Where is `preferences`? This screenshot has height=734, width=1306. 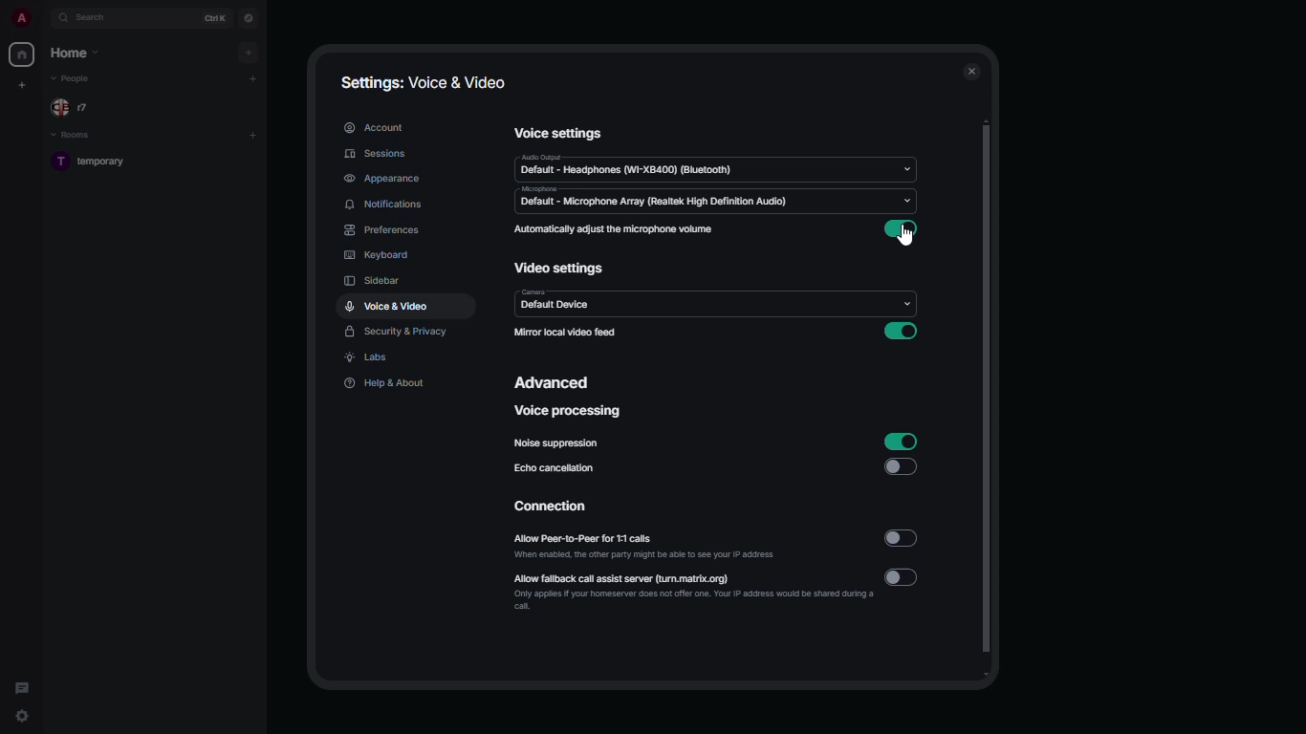 preferences is located at coordinates (382, 231).